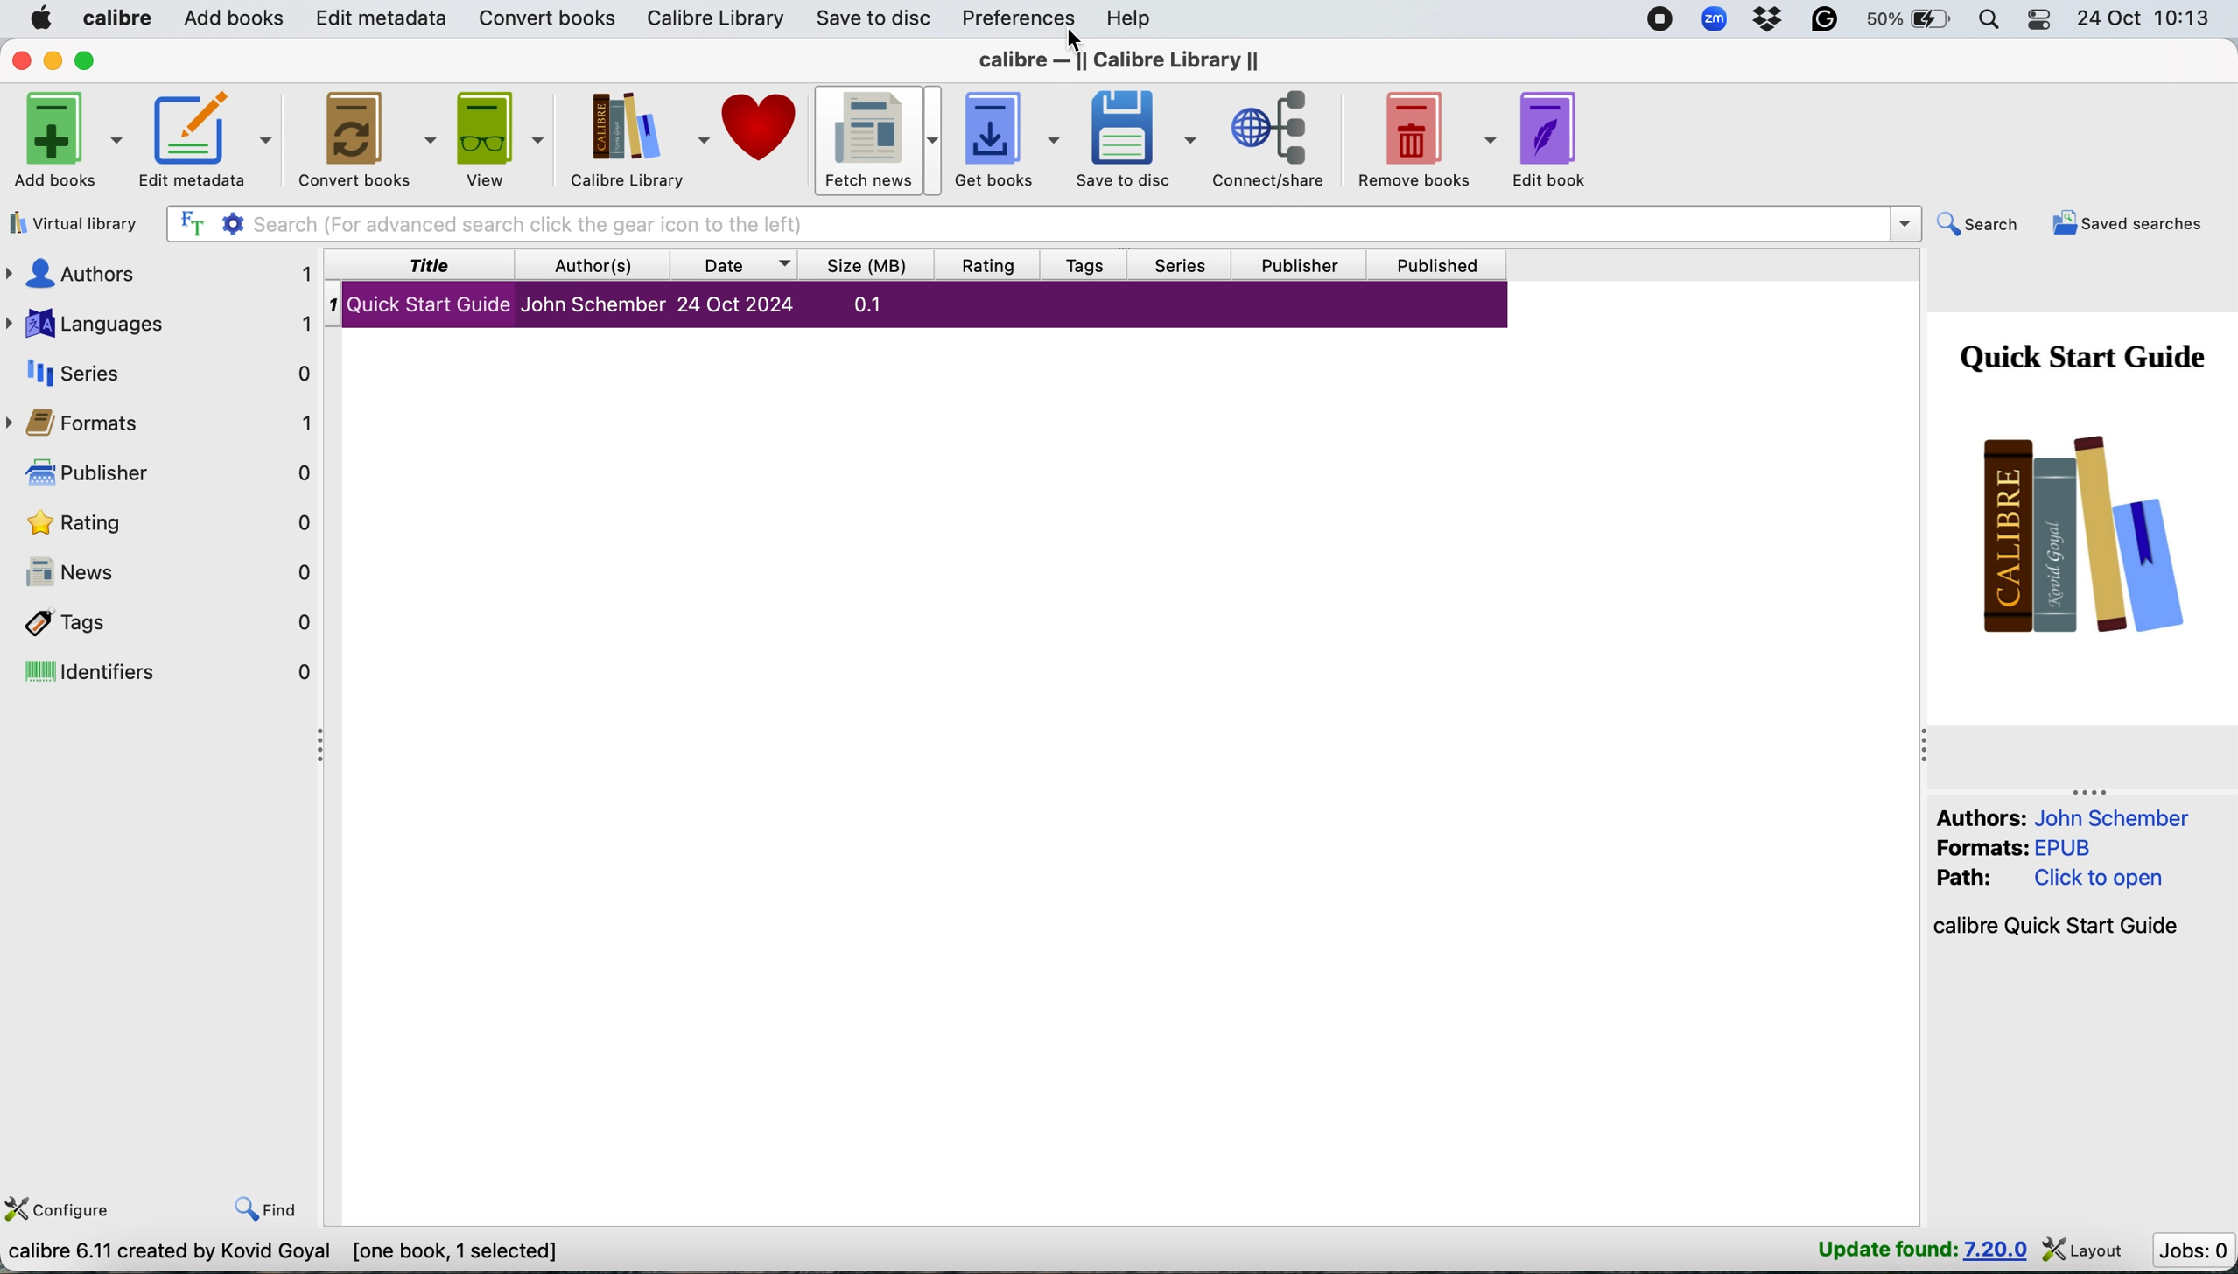 The width and height of the screenshot is (2238, 1274). I want to click on search, so click(1977, 224).